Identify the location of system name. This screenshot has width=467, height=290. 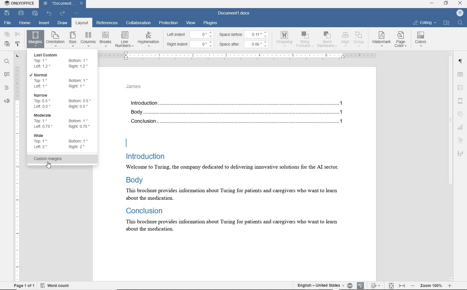
(20, 4).